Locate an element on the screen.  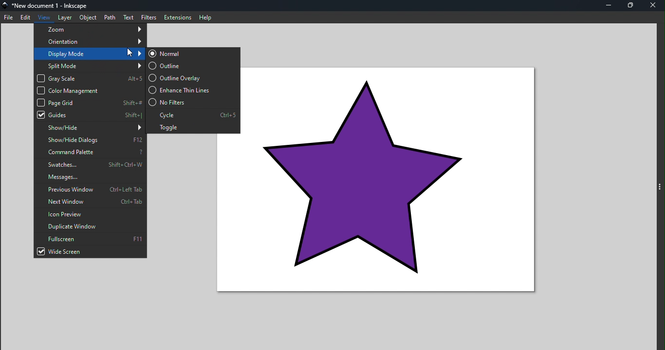
star is located at coordinates (389, 180).